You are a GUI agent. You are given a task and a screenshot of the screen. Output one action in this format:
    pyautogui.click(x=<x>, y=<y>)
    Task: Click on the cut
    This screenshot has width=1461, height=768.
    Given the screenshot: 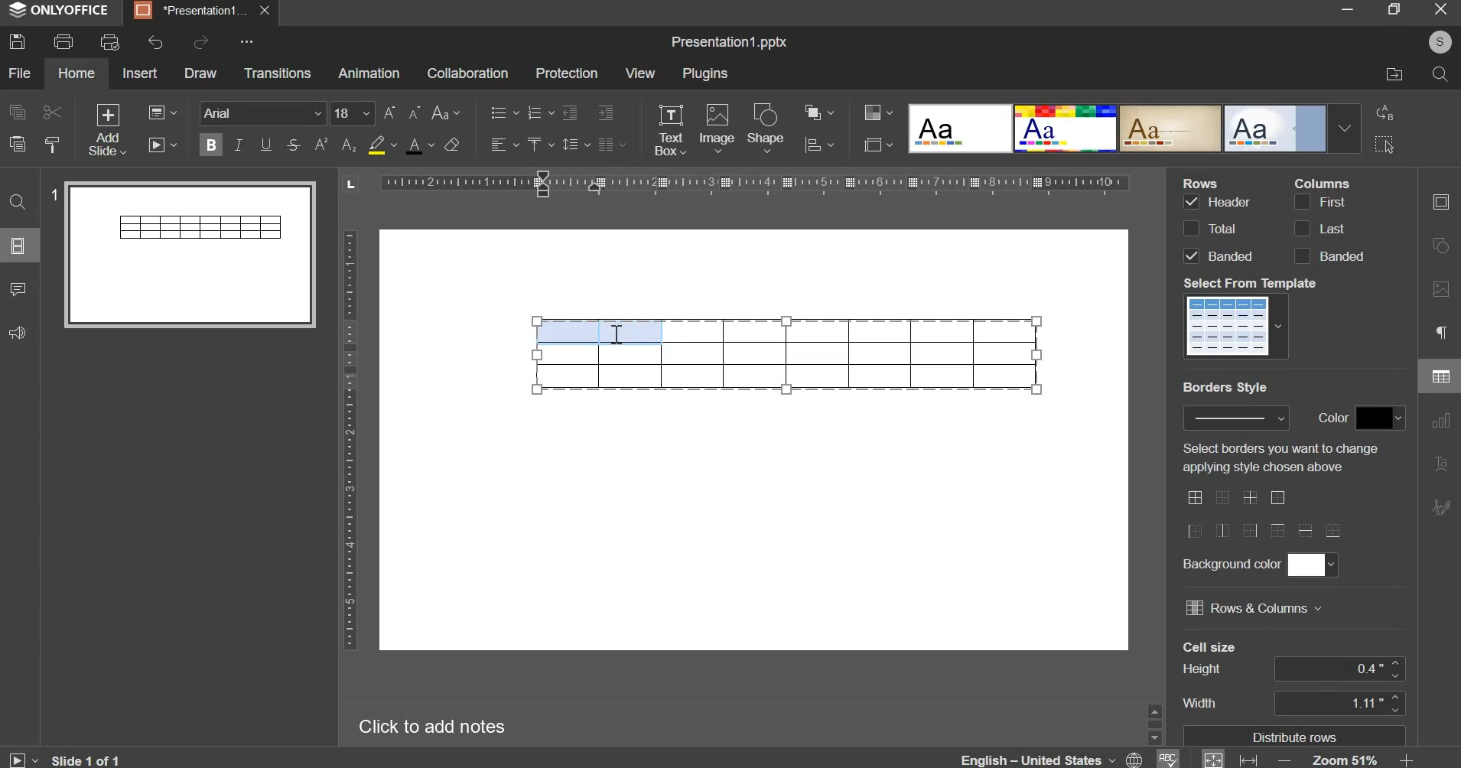 What is the action you would take?
    pyautogui.click(x=51, y=113)
    